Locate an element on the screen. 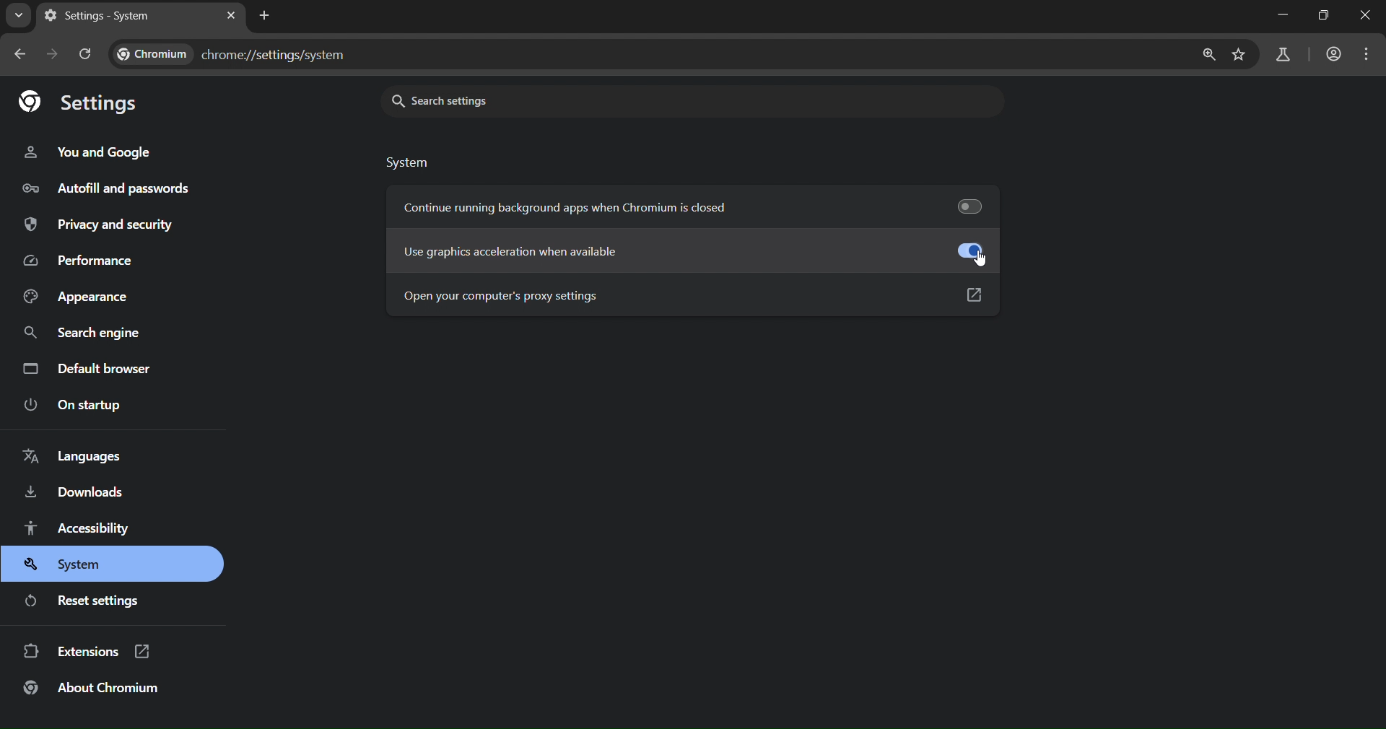 Image resolution: width=1386 pixels, height=729 pixels. system is located at coordinates (417, 161).